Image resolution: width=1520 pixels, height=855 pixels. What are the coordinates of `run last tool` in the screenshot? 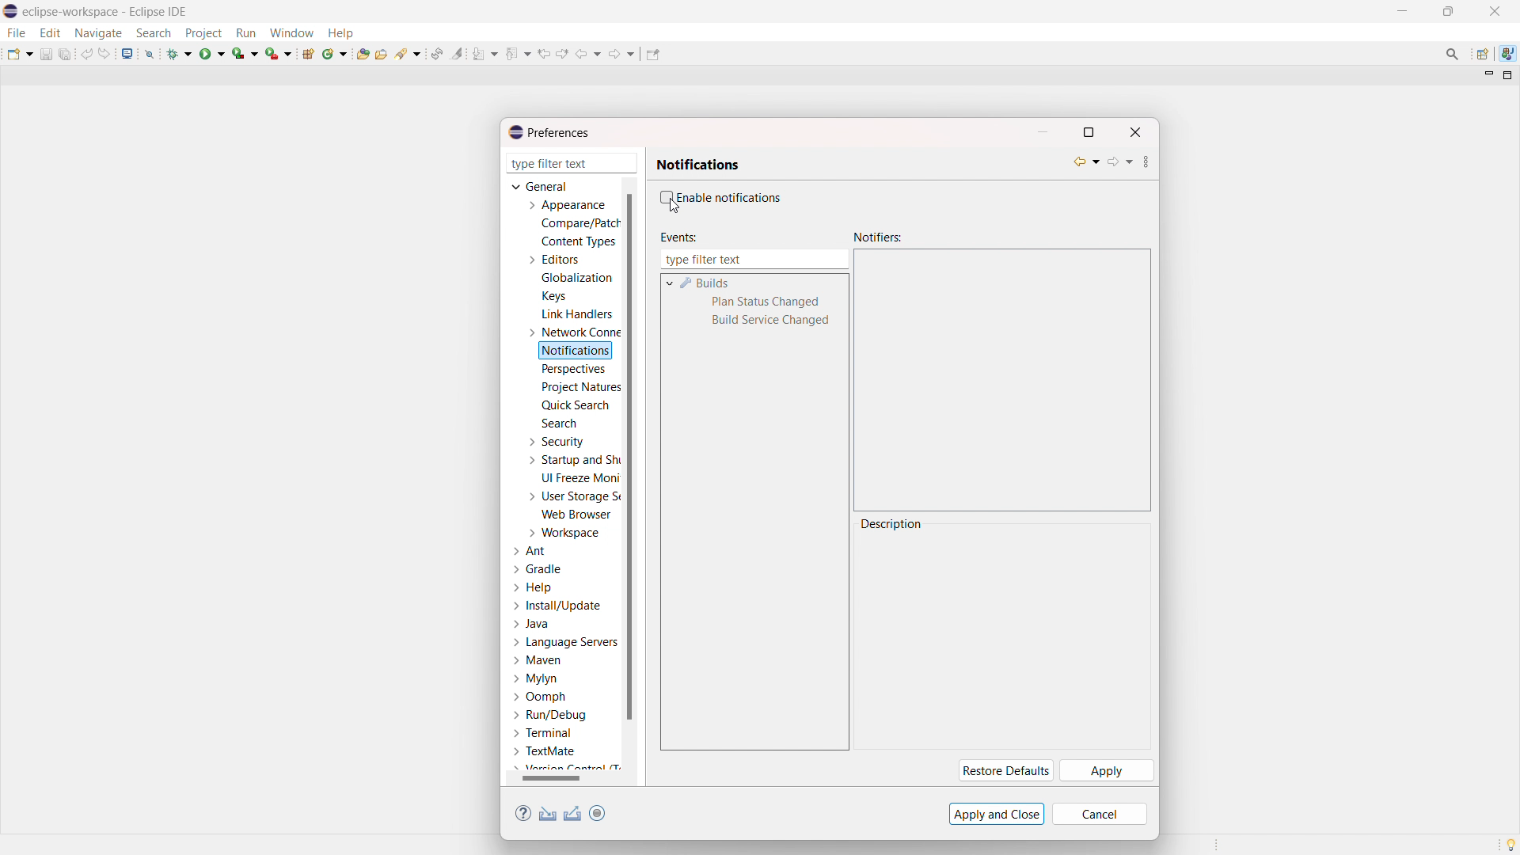 It's located at (279, 53).